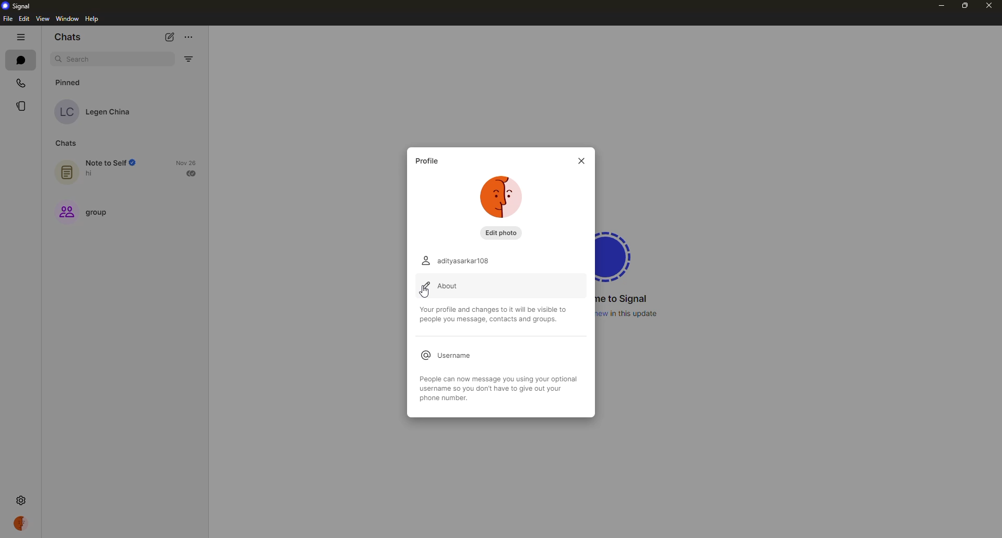  What do you see at coordinates (449, 354) in the screenshot?
I see `username` at bounding box center [449, 354].